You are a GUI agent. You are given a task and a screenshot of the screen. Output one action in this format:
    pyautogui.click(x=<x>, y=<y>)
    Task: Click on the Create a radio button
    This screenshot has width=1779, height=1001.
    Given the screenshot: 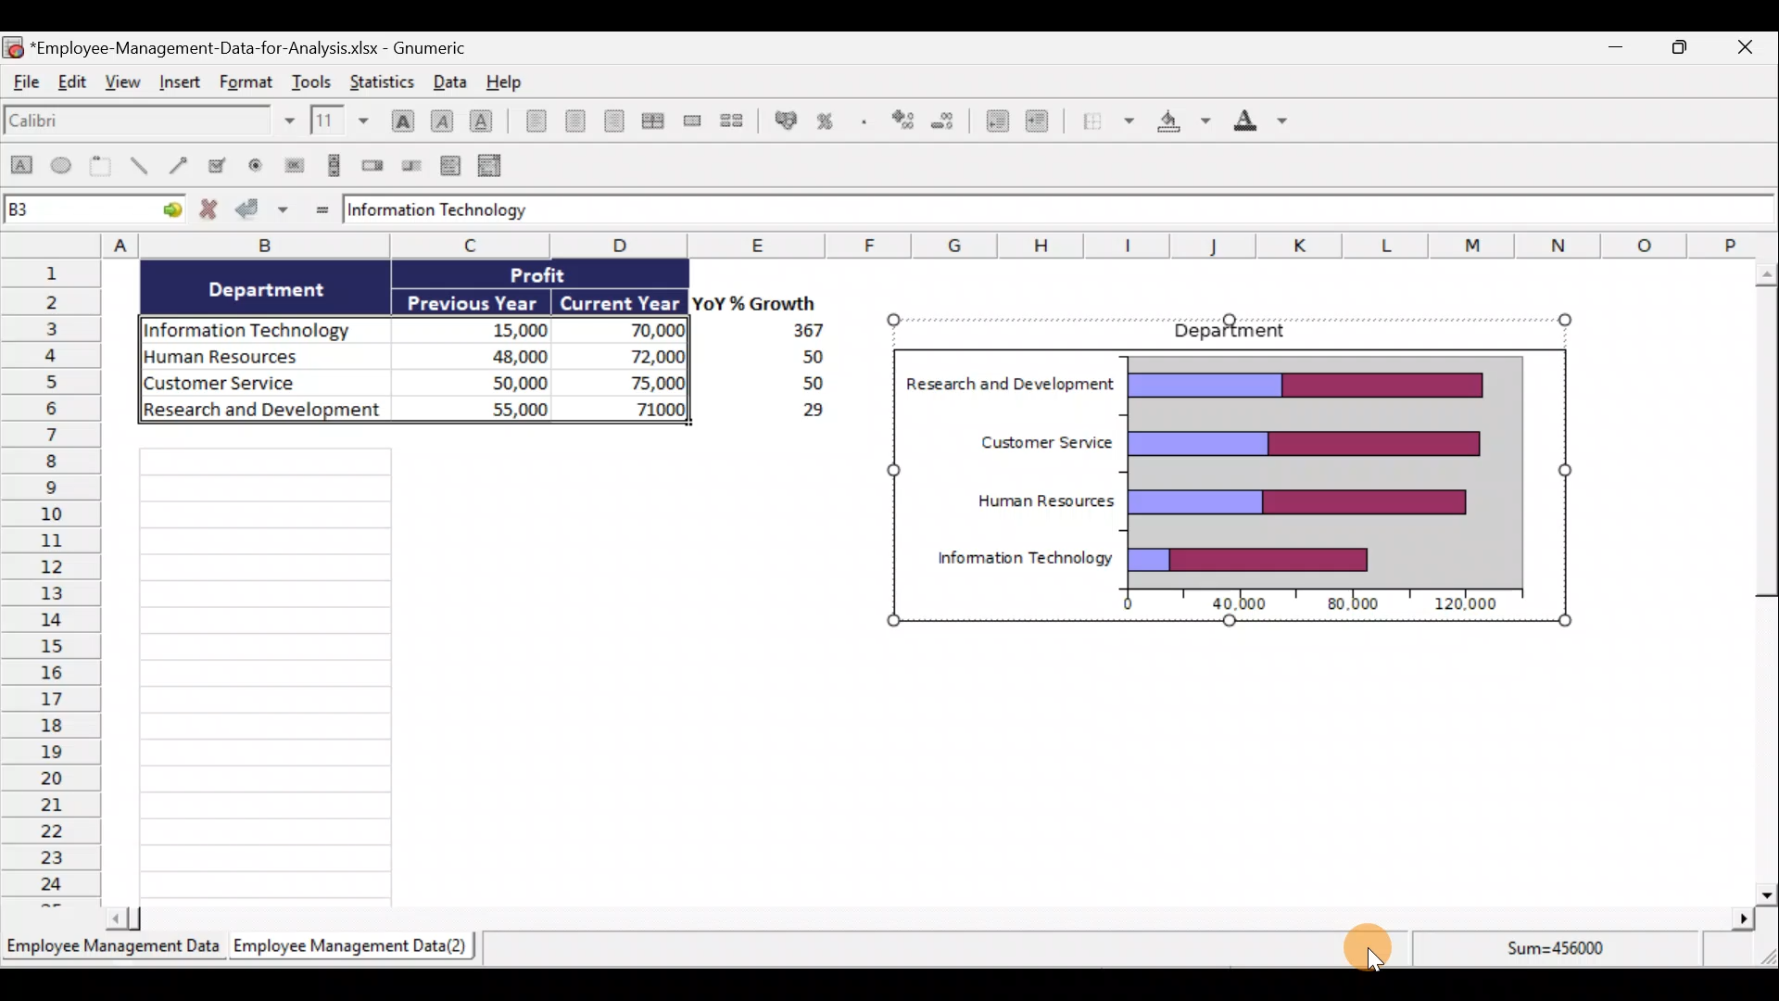 What is the action you would take?
    pyautogui.click(x=259, y=164)
    